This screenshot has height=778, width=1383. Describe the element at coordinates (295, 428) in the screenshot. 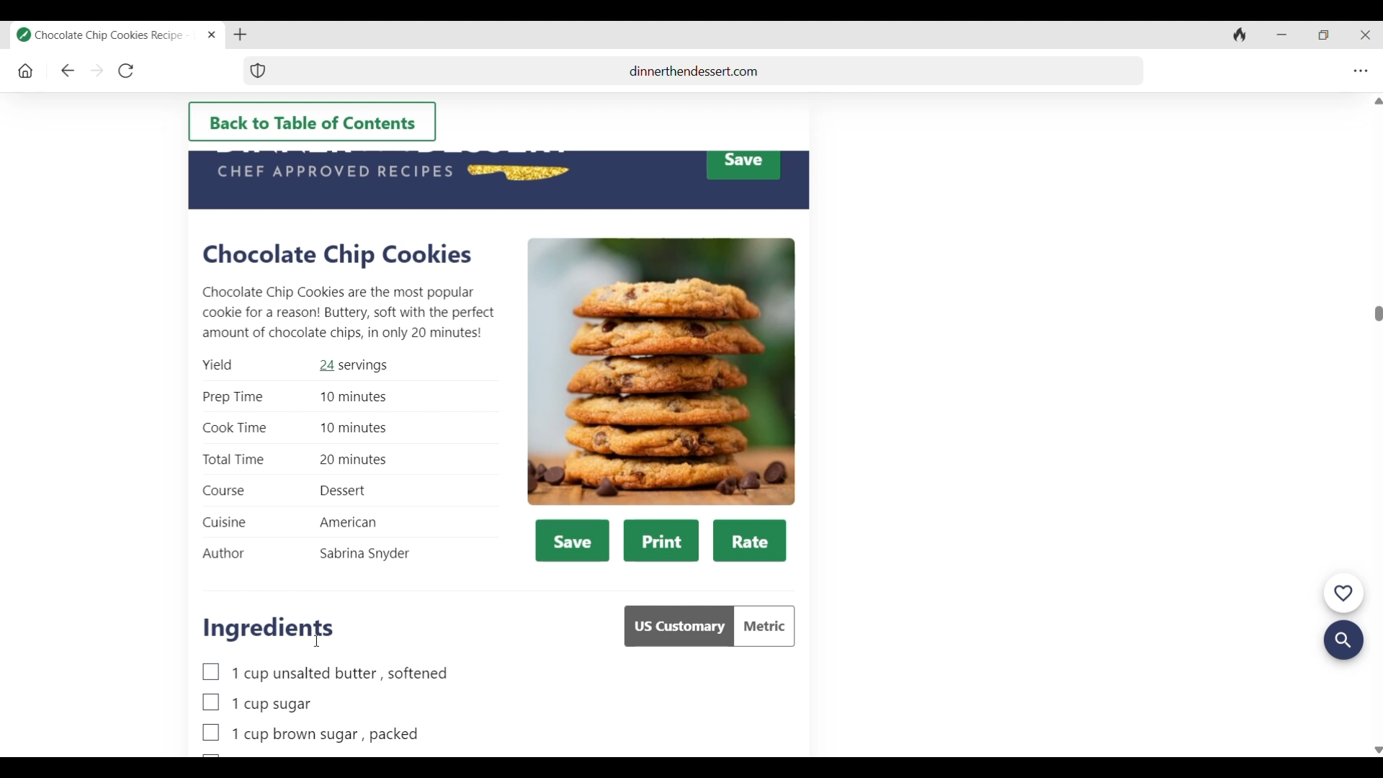

I see `Cook Time 10 minutes` at that location.